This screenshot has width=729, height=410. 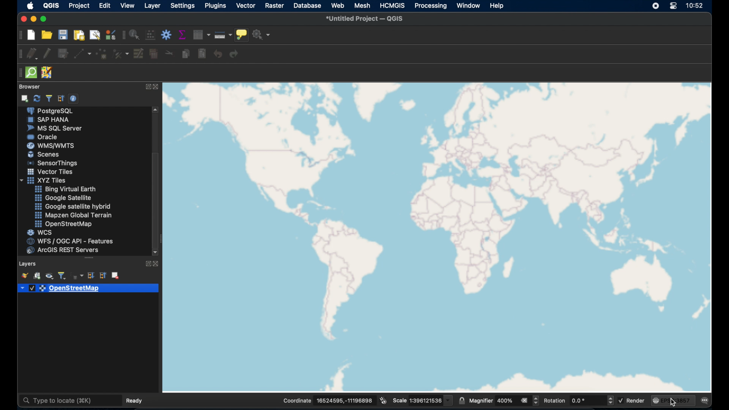 What do you see at coordinates (60, 98) in the screenshot?
I see `collapse all` at bounding box center [60, 98].